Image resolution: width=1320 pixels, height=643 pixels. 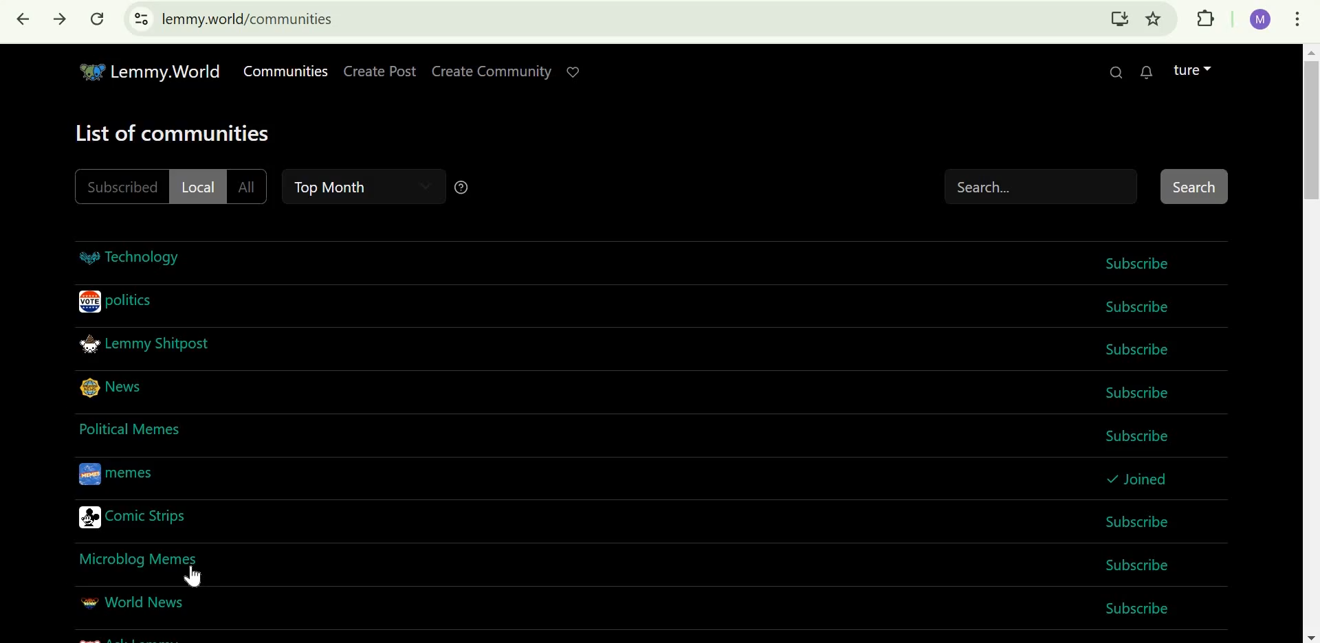 I want to click on subscribe, so click(x=1140, y=521).